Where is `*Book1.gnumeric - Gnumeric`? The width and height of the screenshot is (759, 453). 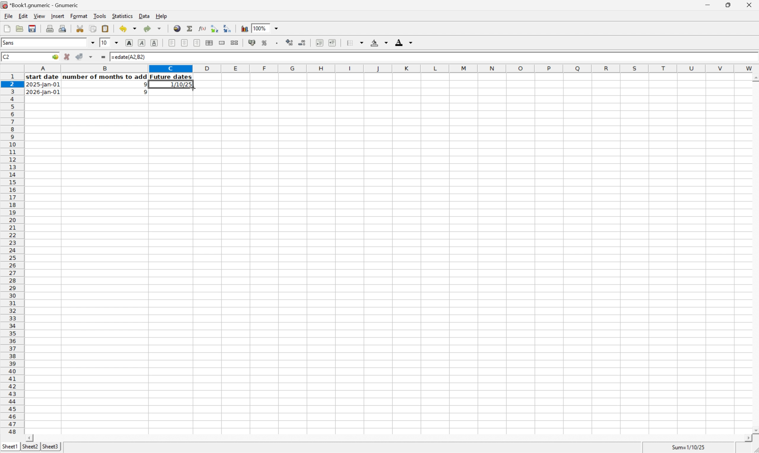
*Book1.gnumeric - Gnumeric is located at coordinates (41, 5).